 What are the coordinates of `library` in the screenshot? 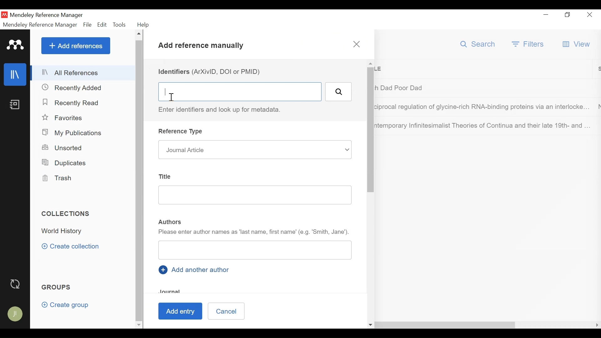 It's located at (16, 74).